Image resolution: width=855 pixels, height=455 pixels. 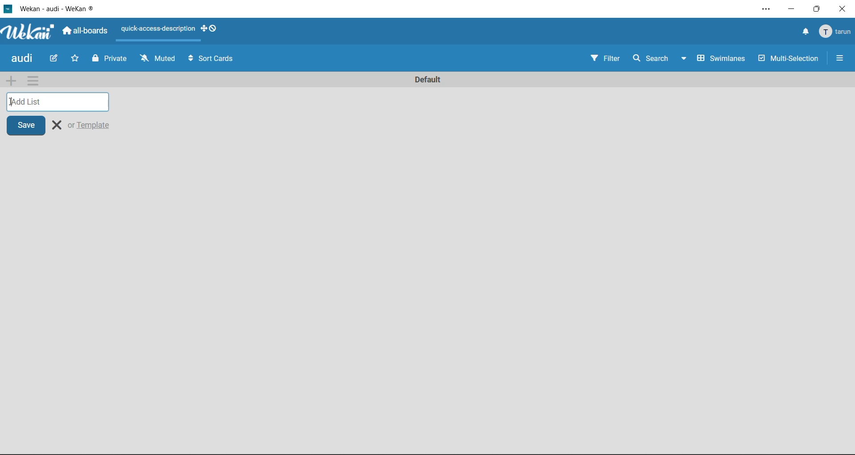 I want to click on app logo Wekan, so click(x=27, y=32).